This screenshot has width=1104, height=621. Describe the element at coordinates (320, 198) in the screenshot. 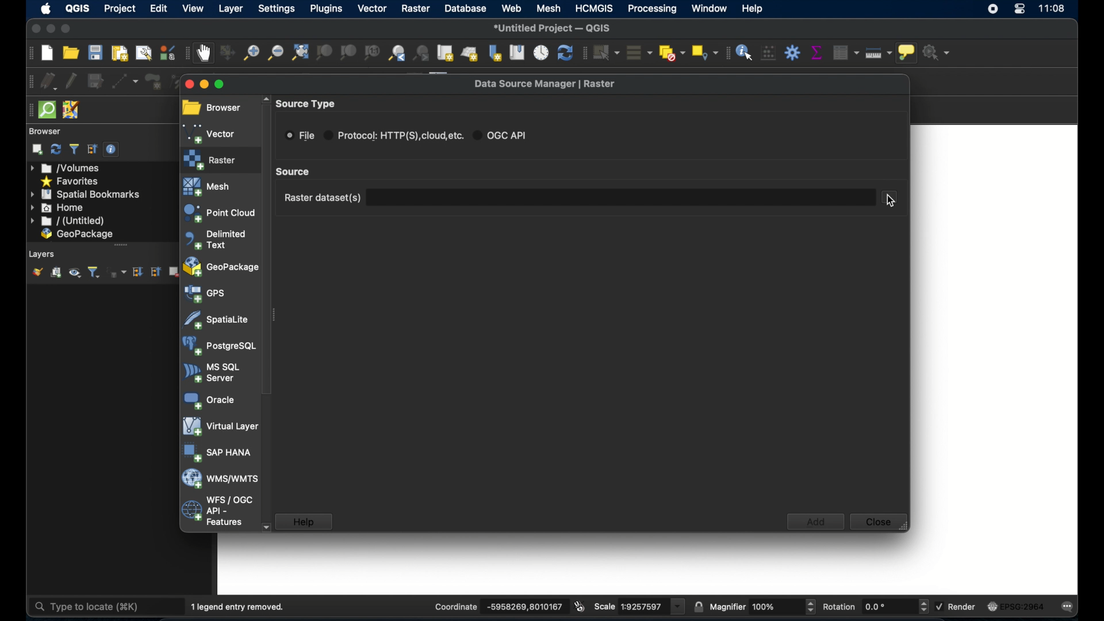

I see `raster dataset` at that location.